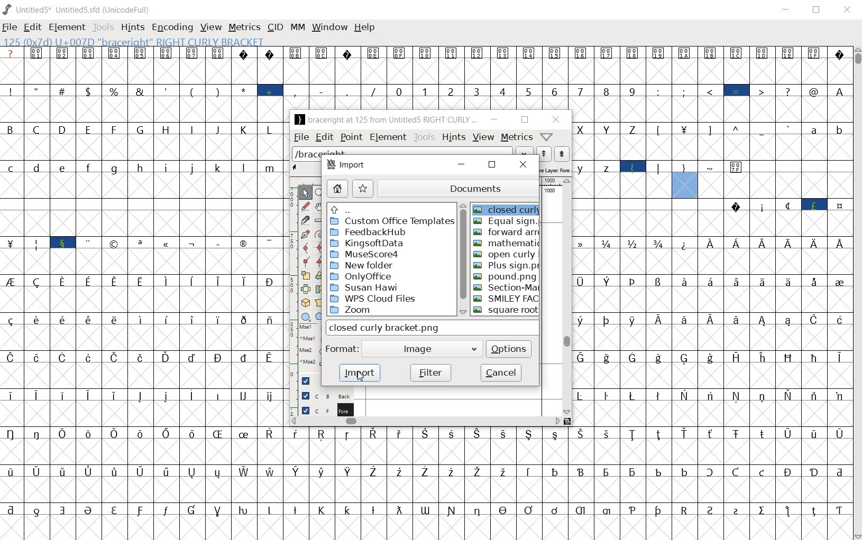 This screenshot has width=862, height=540. Describe the element at coordinates (209, 26) in the screenshot. I see `VIEW` at that location.